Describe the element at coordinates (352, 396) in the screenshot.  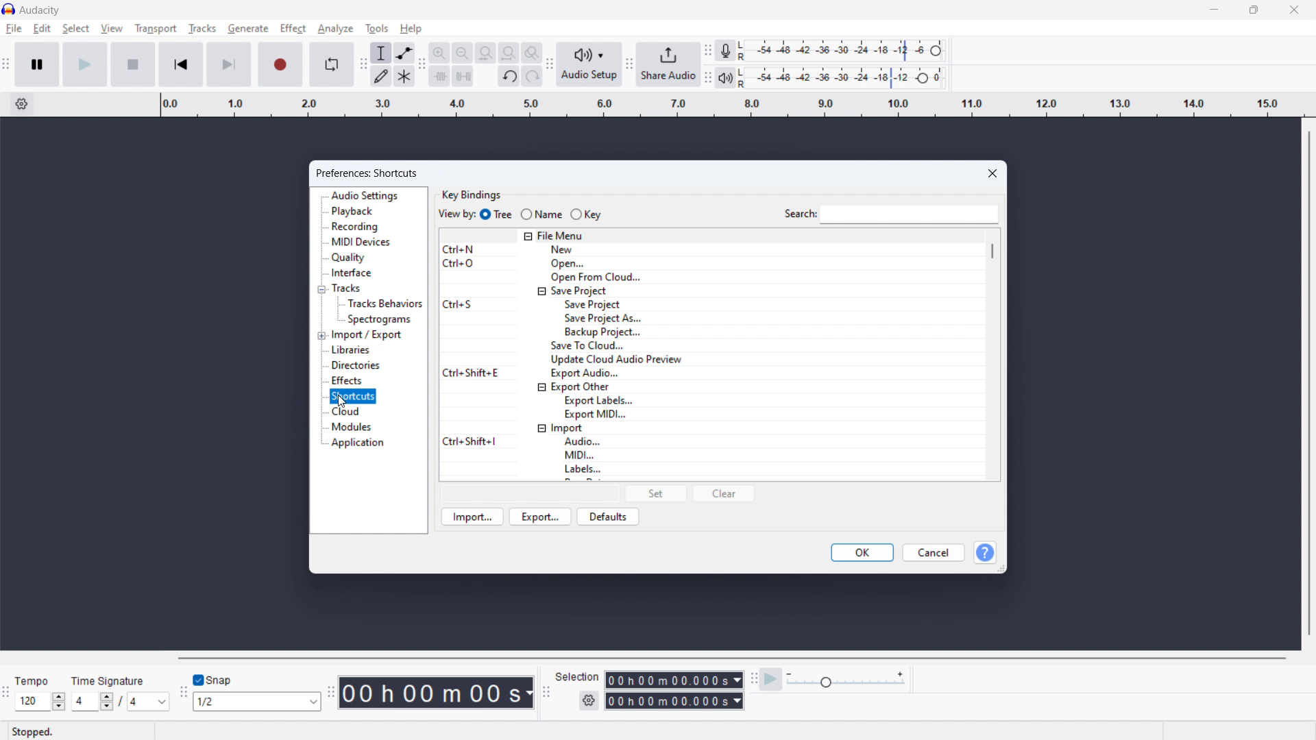
I see `shortcuts selected` at that location.